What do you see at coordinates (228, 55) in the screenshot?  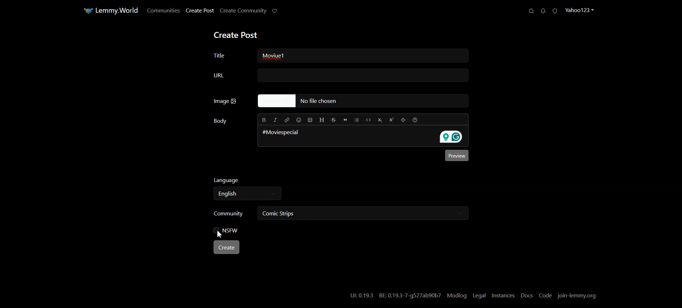 I see `Title` at bounding box center [228, 55].